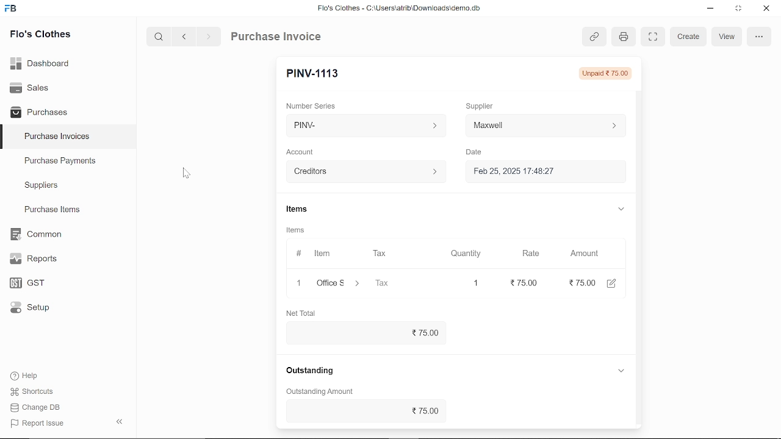 The width and height of the screenshot is (781, 439). What do you see at coordinates (41, 185) in the screenshot?
I see `Suppliers` at bounding box center [41, 185].